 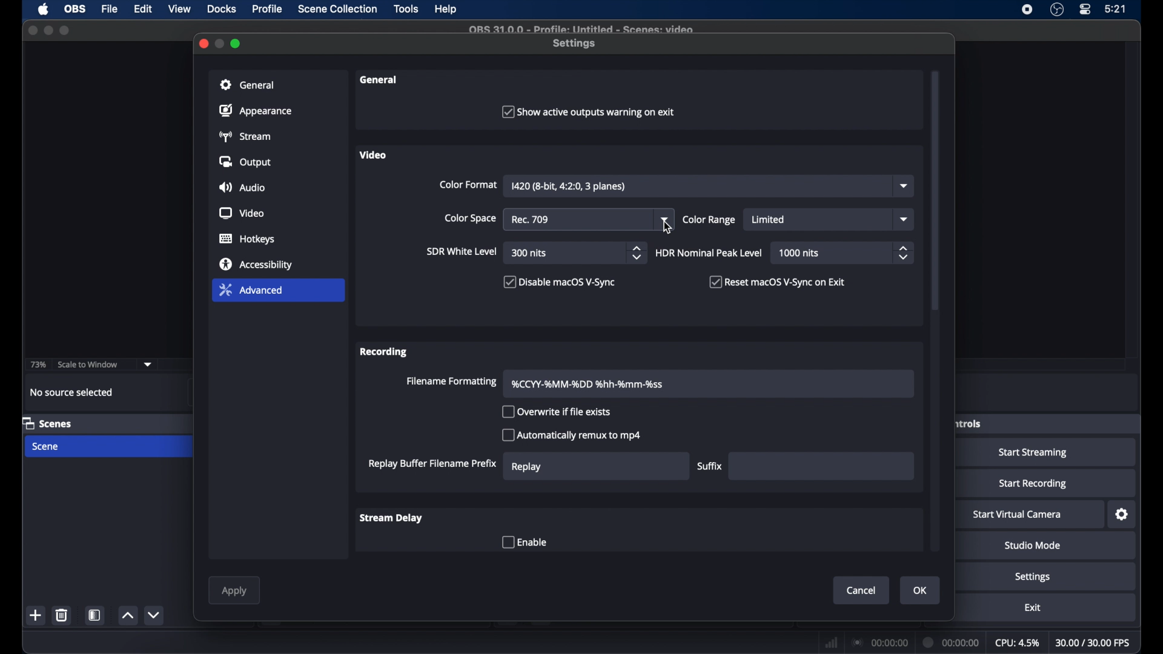 I want to click on output, so click(x=244, y=162).